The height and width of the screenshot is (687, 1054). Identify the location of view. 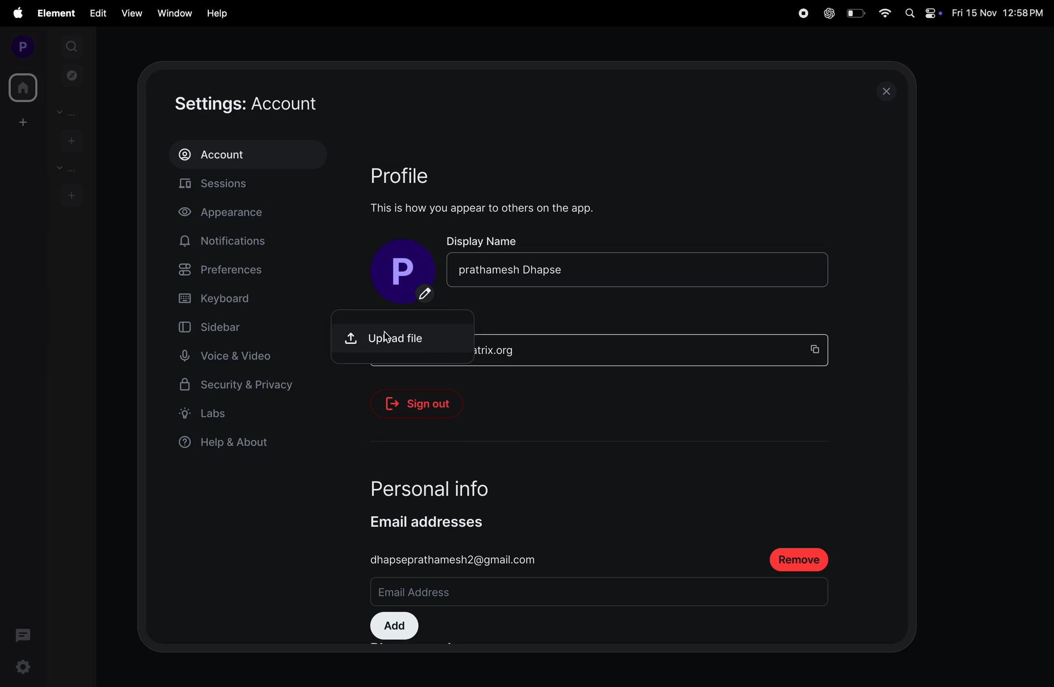
(129, 13).